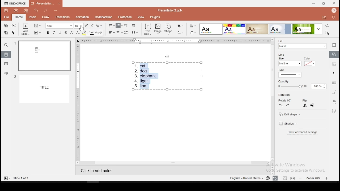  I want to click on fit to width, so click(284, 178).